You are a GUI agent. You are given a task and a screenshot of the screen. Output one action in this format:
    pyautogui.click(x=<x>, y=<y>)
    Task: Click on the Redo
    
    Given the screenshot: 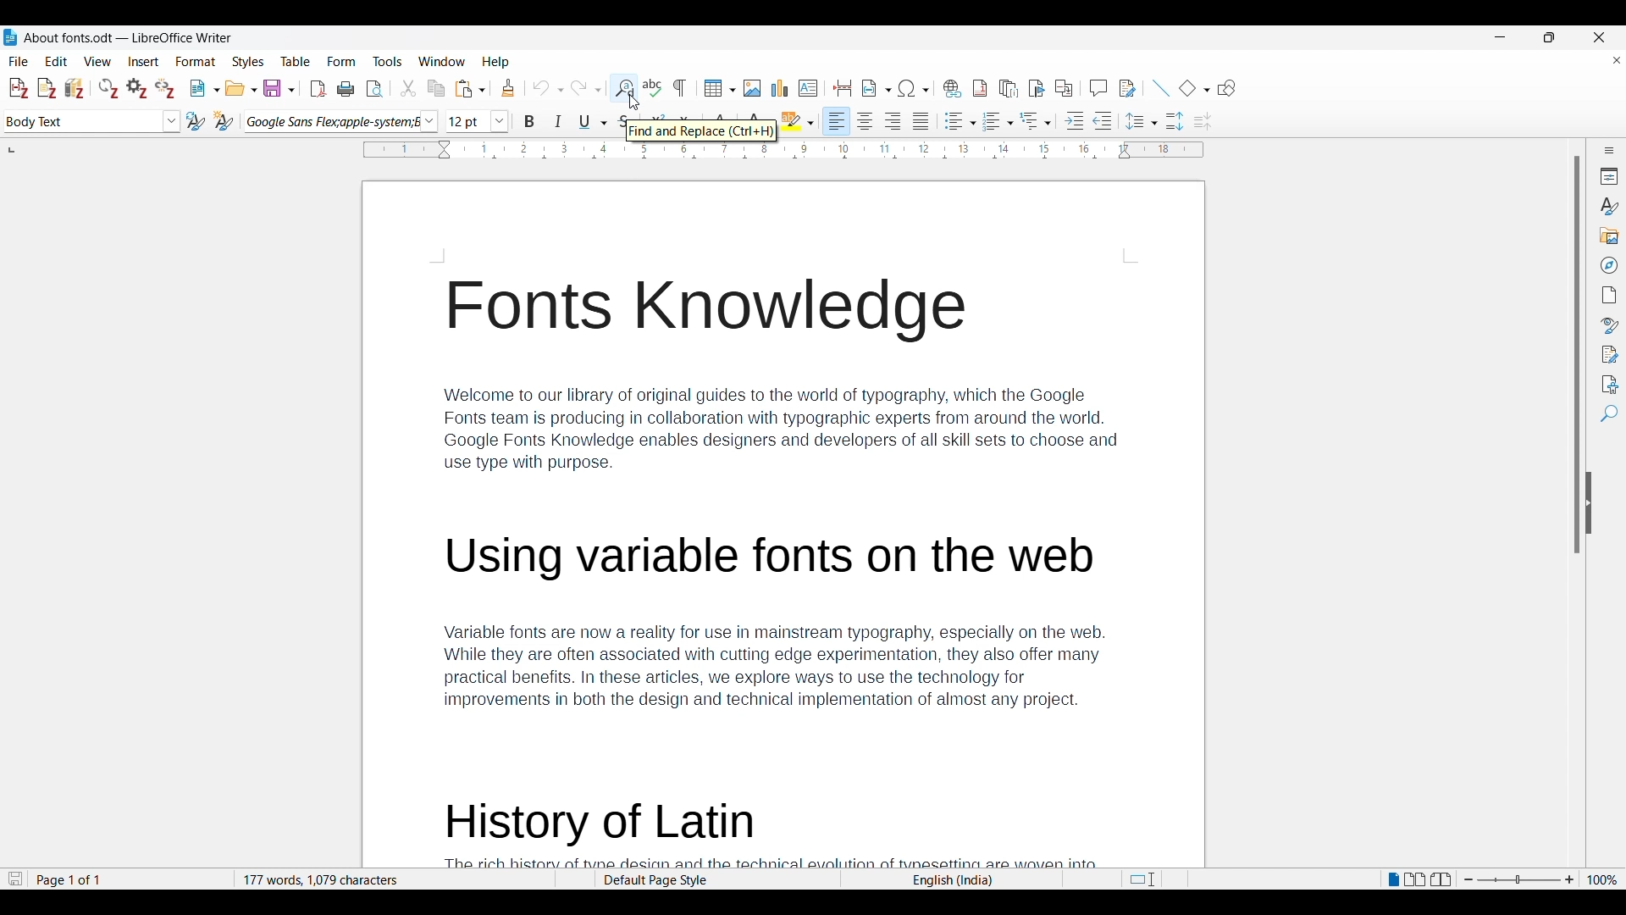 What is the action you would take?
    pyautogui.click(x=585, y=86)
    